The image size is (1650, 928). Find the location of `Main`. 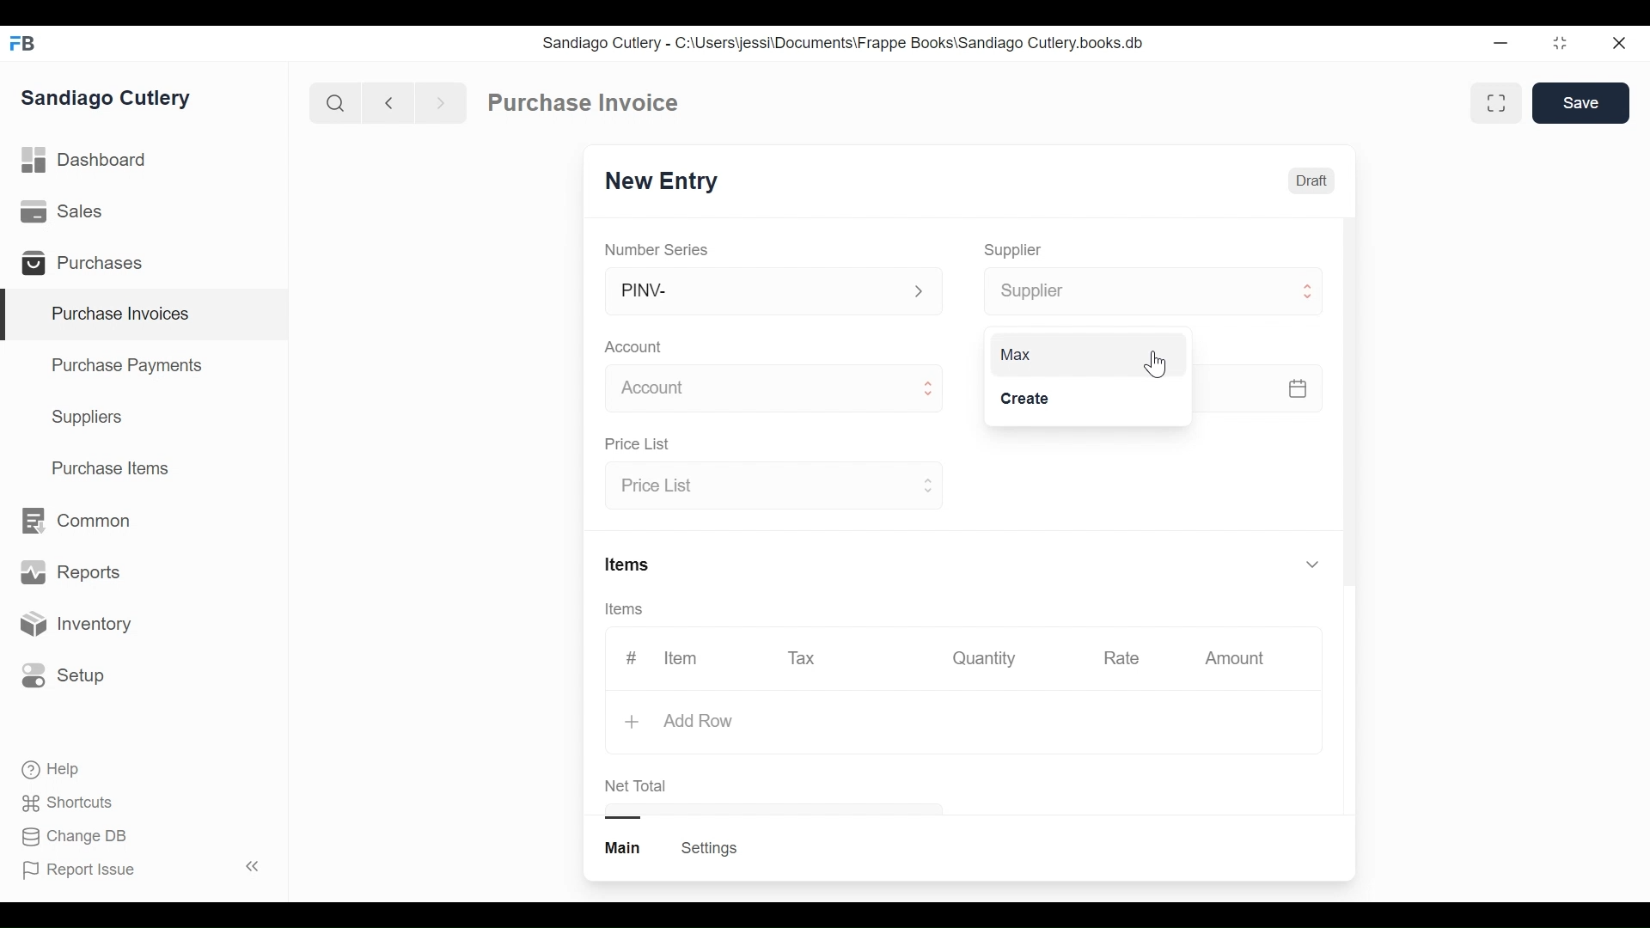

Main is located at coordinates (625, 846).